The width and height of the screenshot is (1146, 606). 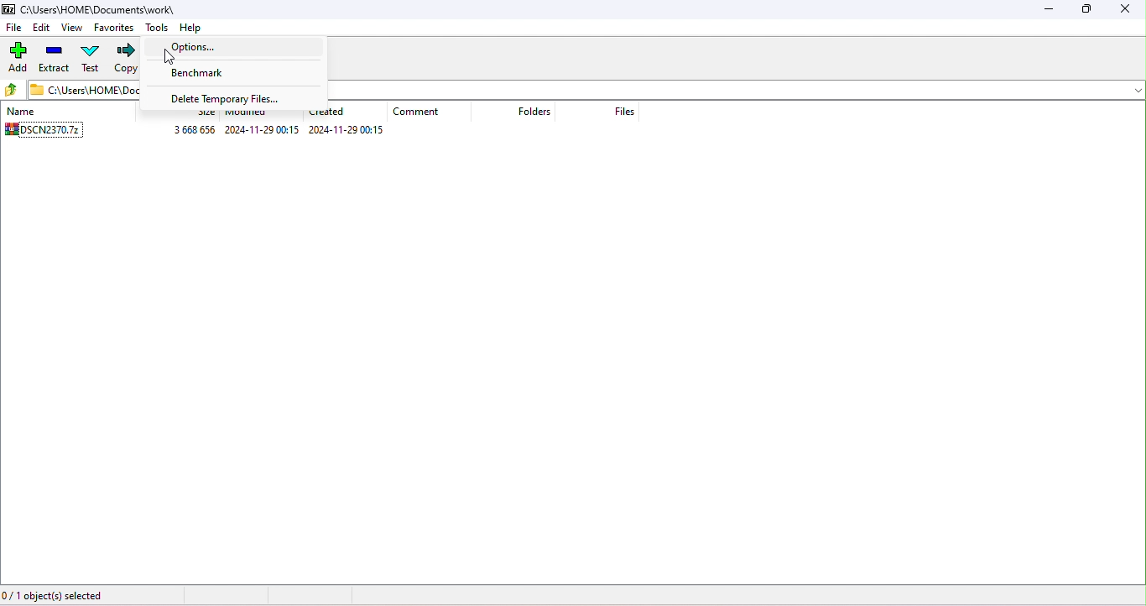 What do you see at coordinates (17, 58) in the screenshot?
I see `add` at bounding box center [17, 58].